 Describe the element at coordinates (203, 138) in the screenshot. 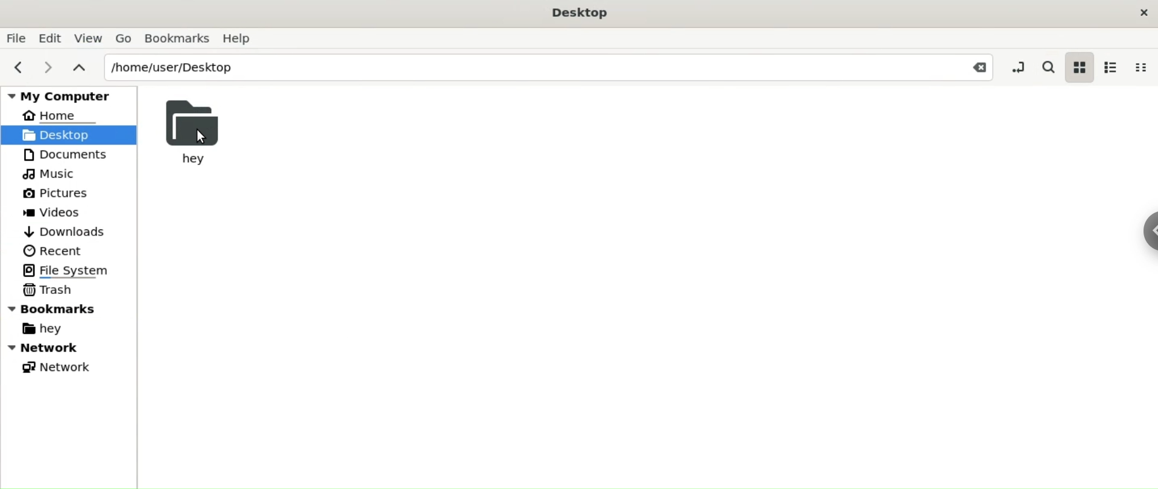

I see `Cursor` at that location.